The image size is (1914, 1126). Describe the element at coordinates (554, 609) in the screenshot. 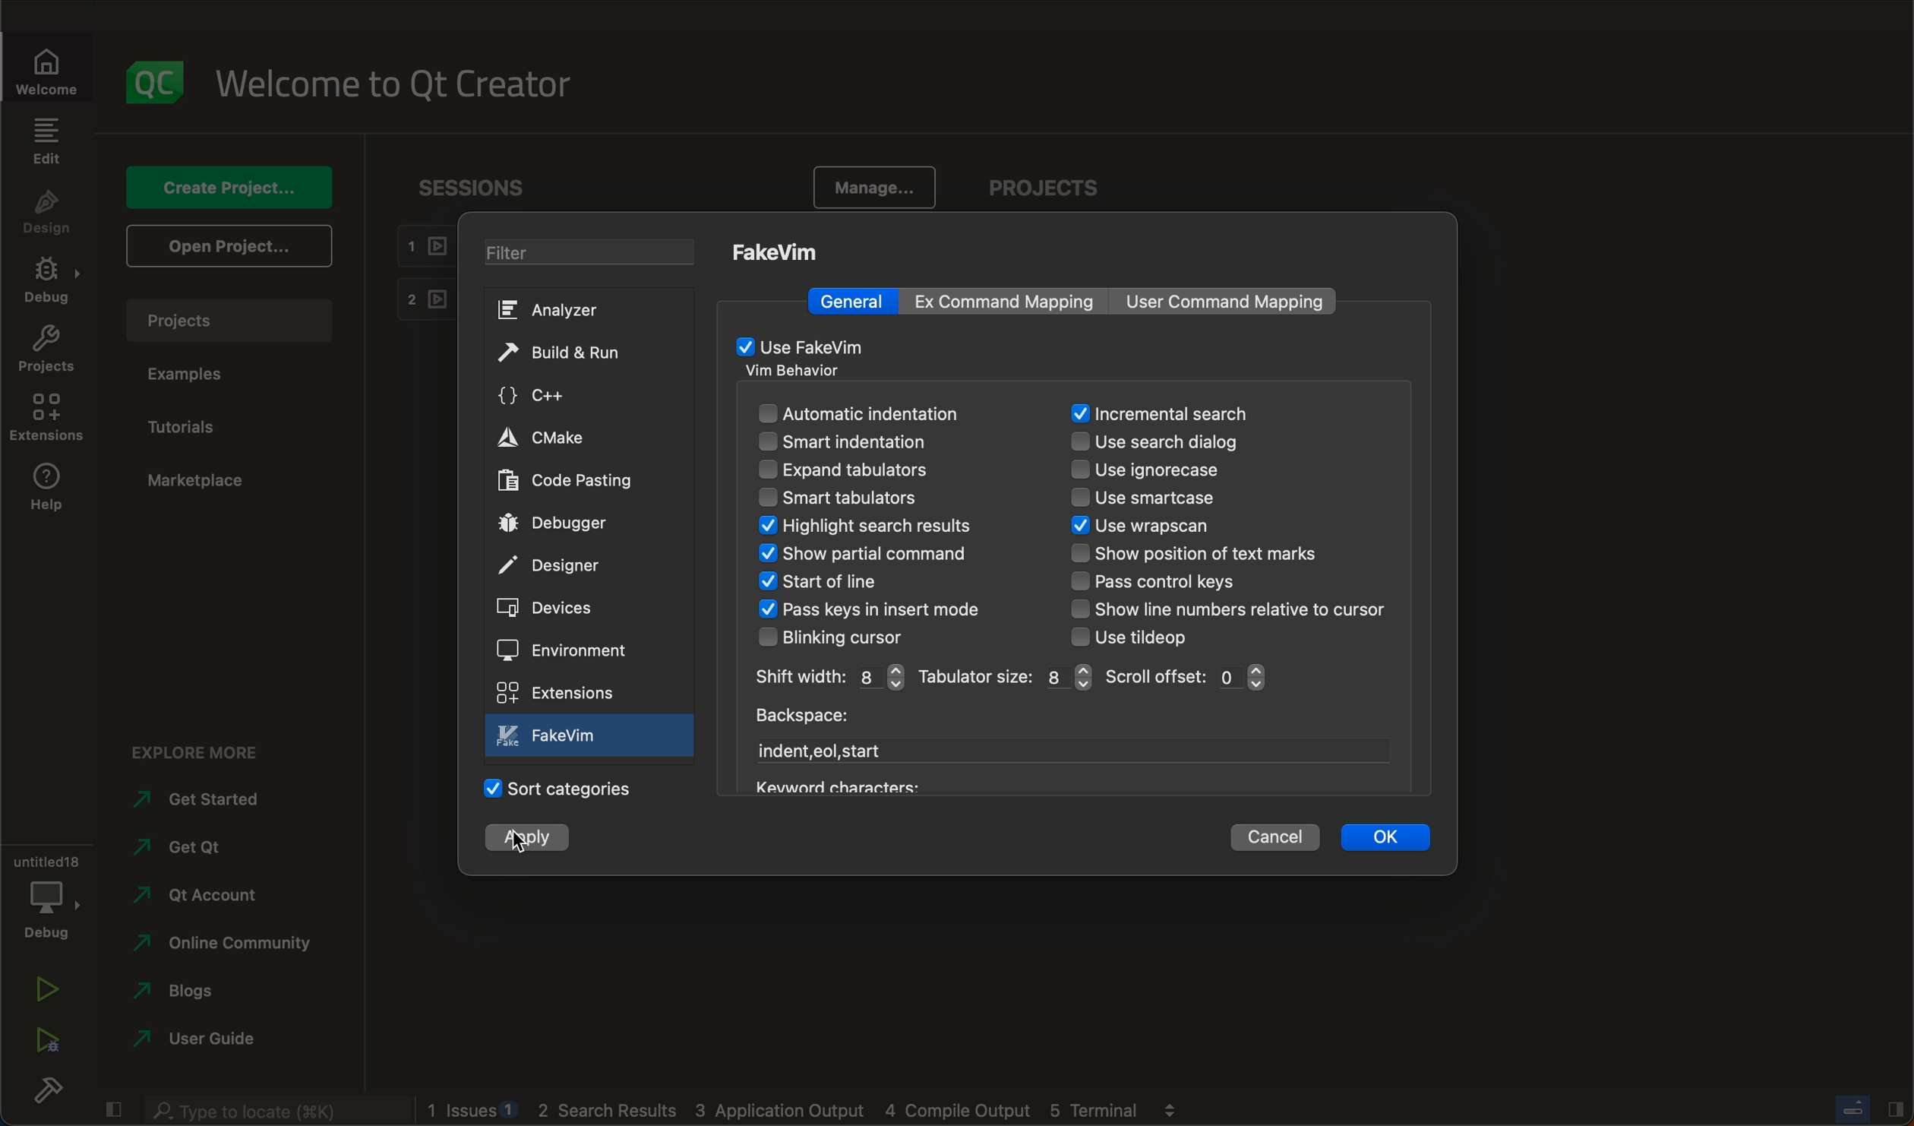

I see `devices` at that location.